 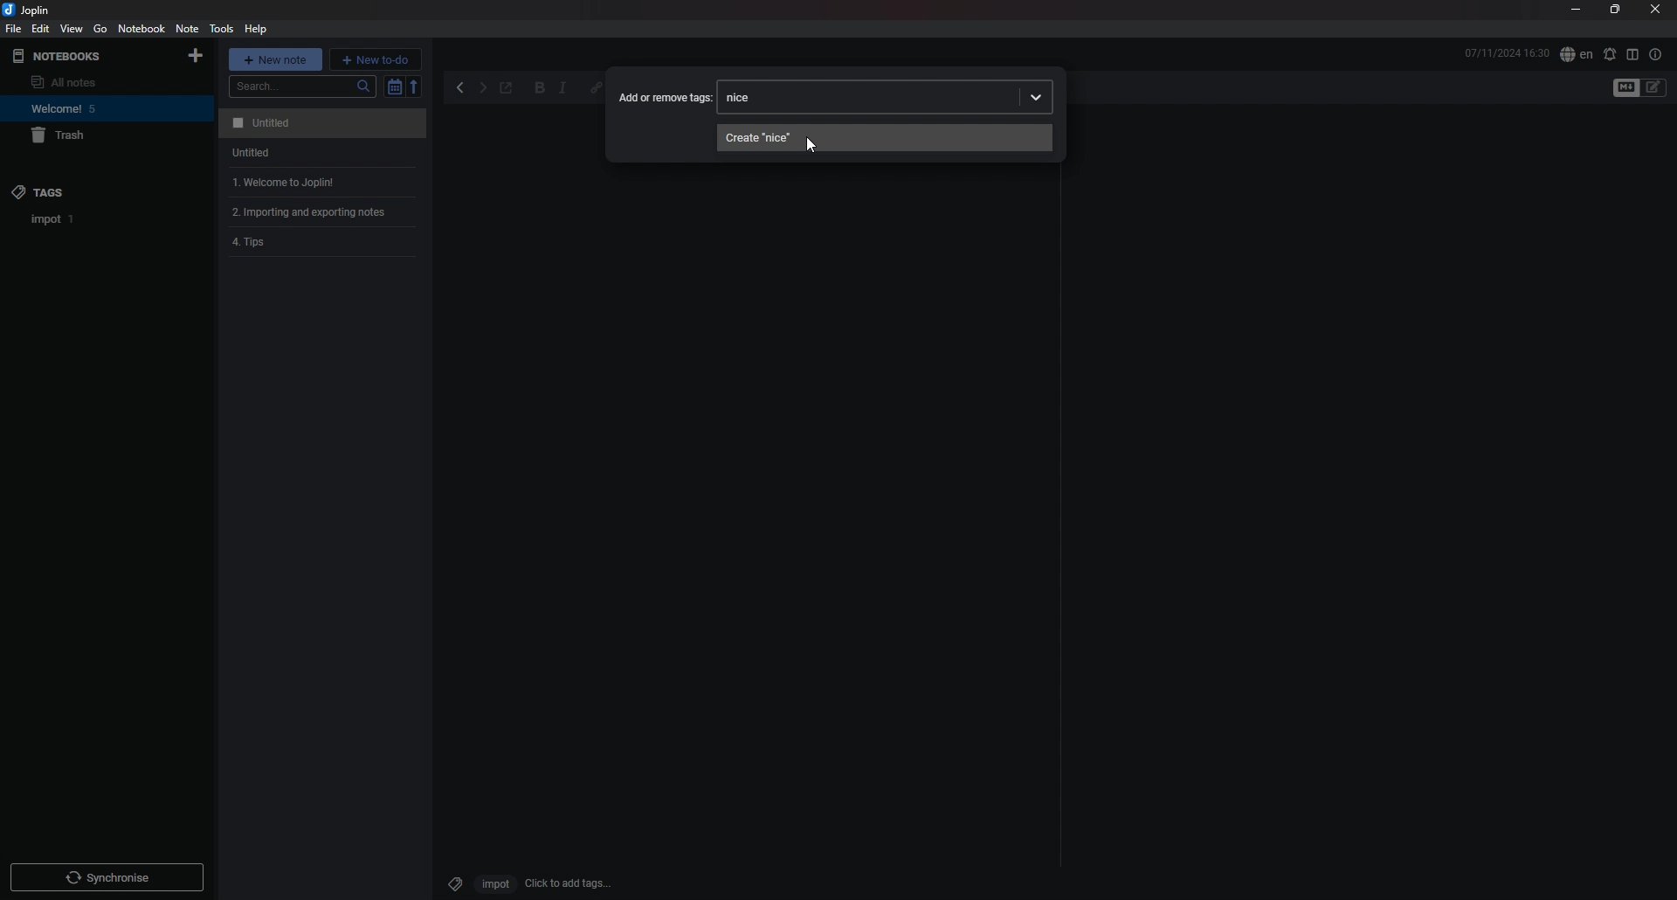 I want to click on 2. Importing, so click(x=315, y=212).